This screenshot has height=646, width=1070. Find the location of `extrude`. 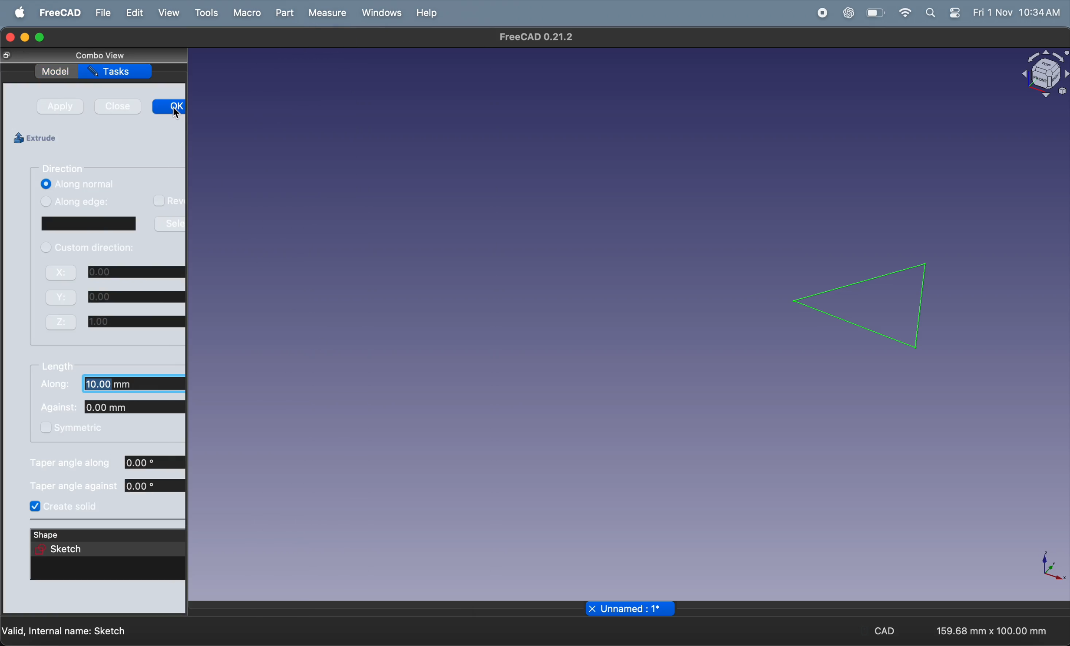

extrude is located at coordinates (44, 138).